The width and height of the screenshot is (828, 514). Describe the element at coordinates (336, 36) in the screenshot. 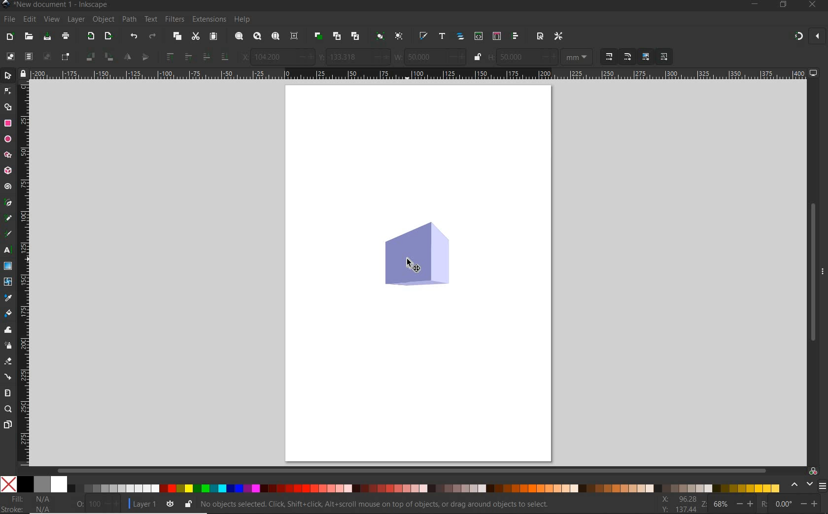

I see `create clone` at that location.